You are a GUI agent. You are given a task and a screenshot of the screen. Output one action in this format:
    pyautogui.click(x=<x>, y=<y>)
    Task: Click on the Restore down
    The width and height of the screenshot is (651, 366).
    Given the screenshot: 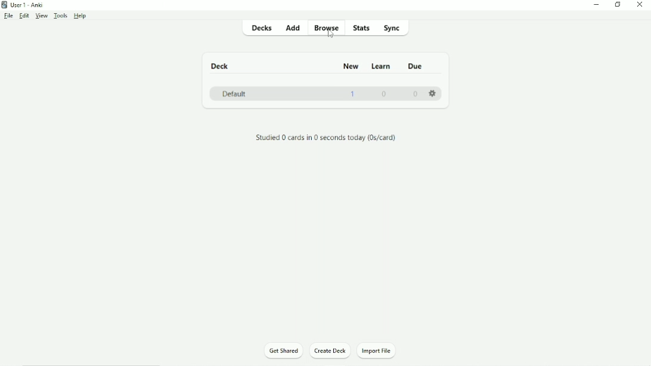 What is the action you would take?
    pyautogui.click(x=618, y=4)
    